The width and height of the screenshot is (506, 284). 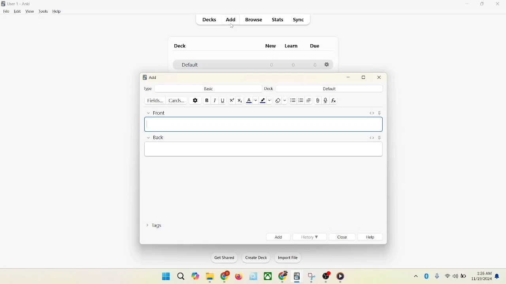 I want to click on battery, so click(x=463, y=277).